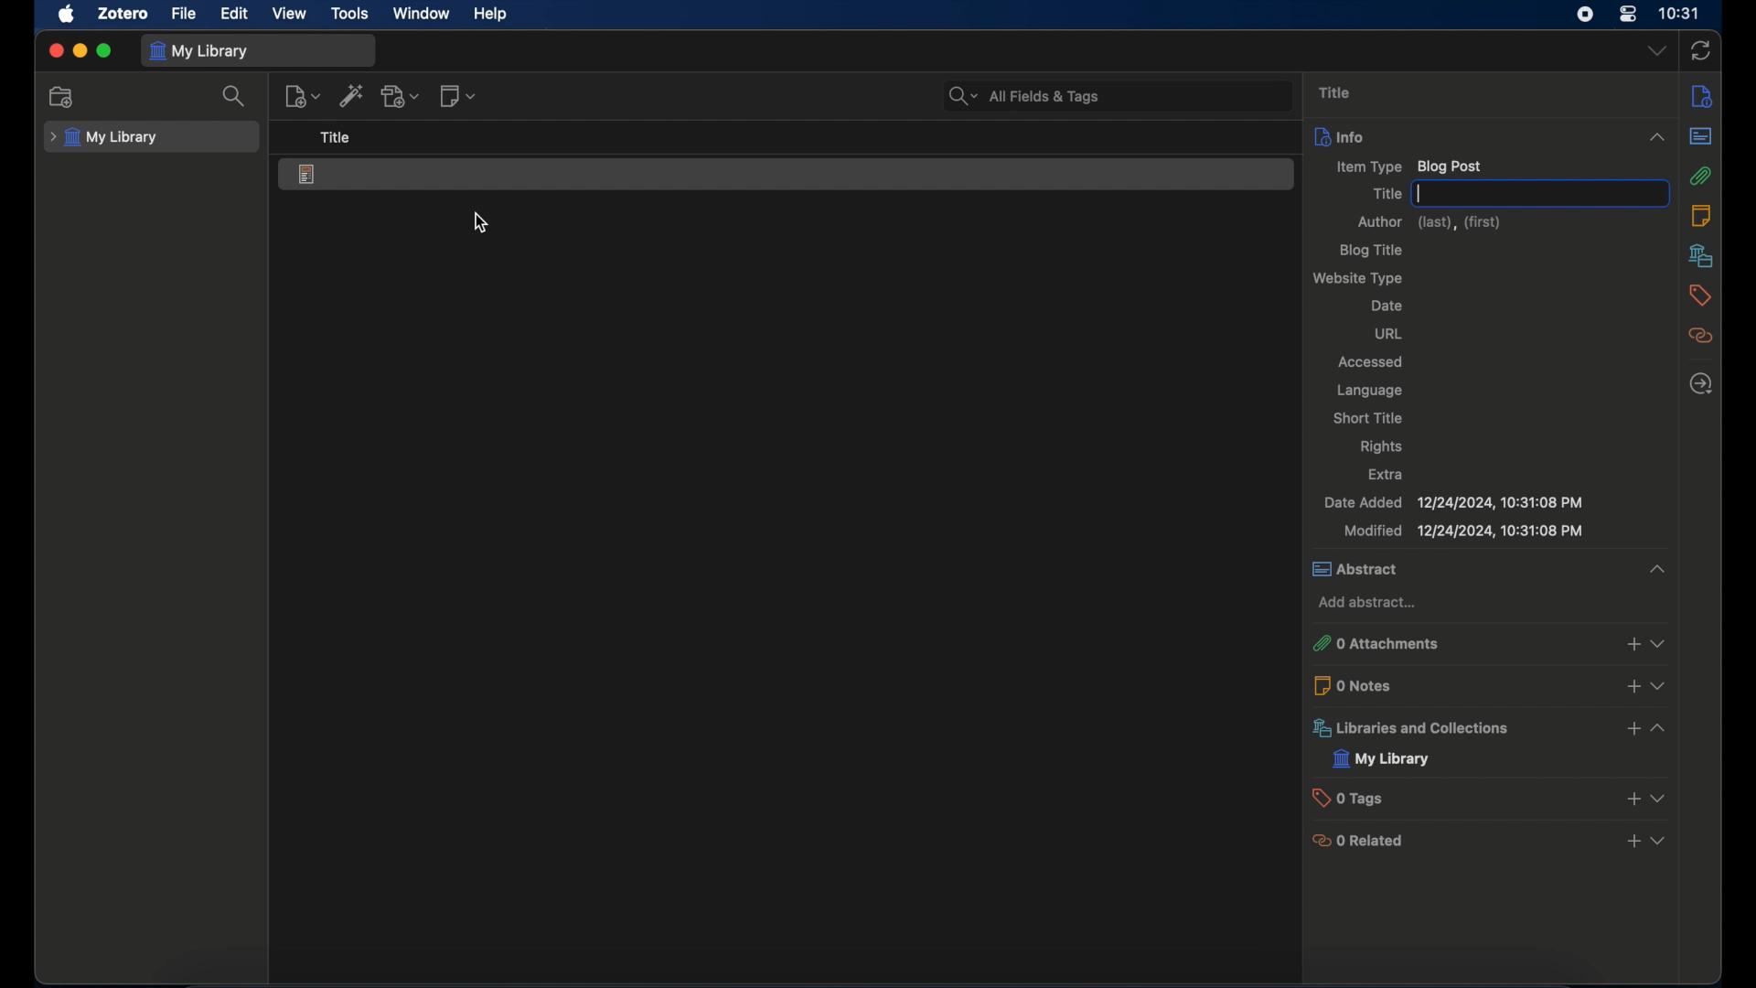 The image size is (1756, 988). What do you see at coordinates (1381, 447) in the screenshot?
I see `rights` at bounding box center [1381, 447].